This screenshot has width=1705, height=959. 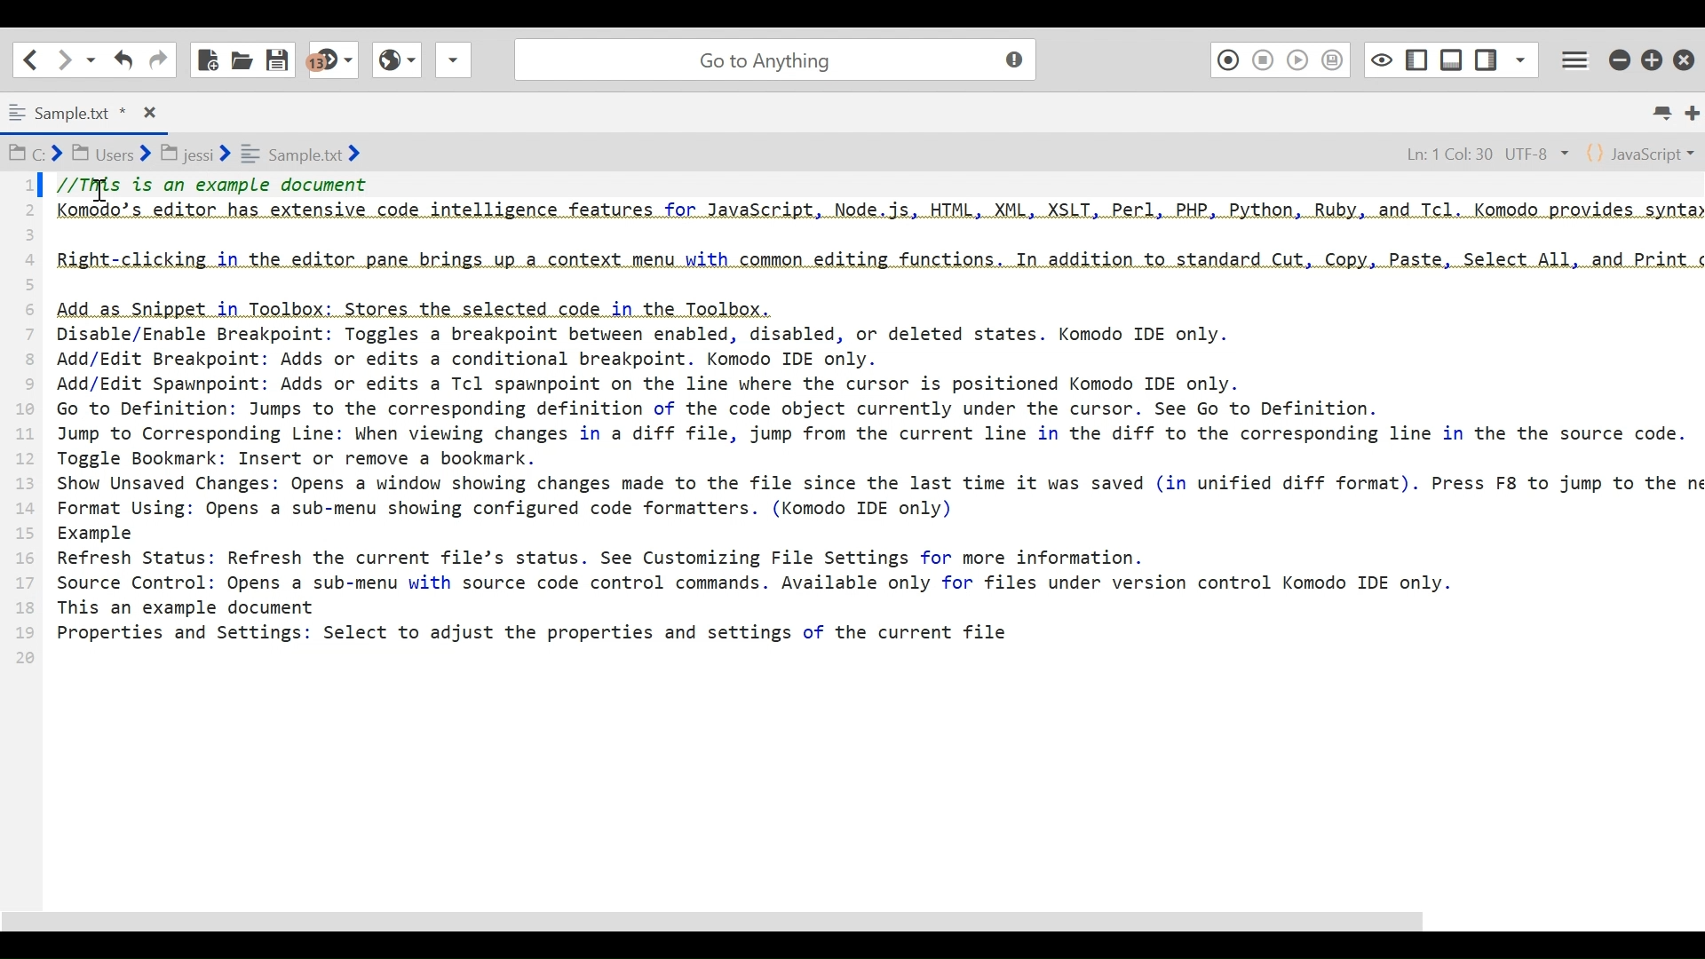 What do you see at coordinates (1297, 59) in the screenshot?
I see `Play Last Macro` at bounding box center [1297, 59].